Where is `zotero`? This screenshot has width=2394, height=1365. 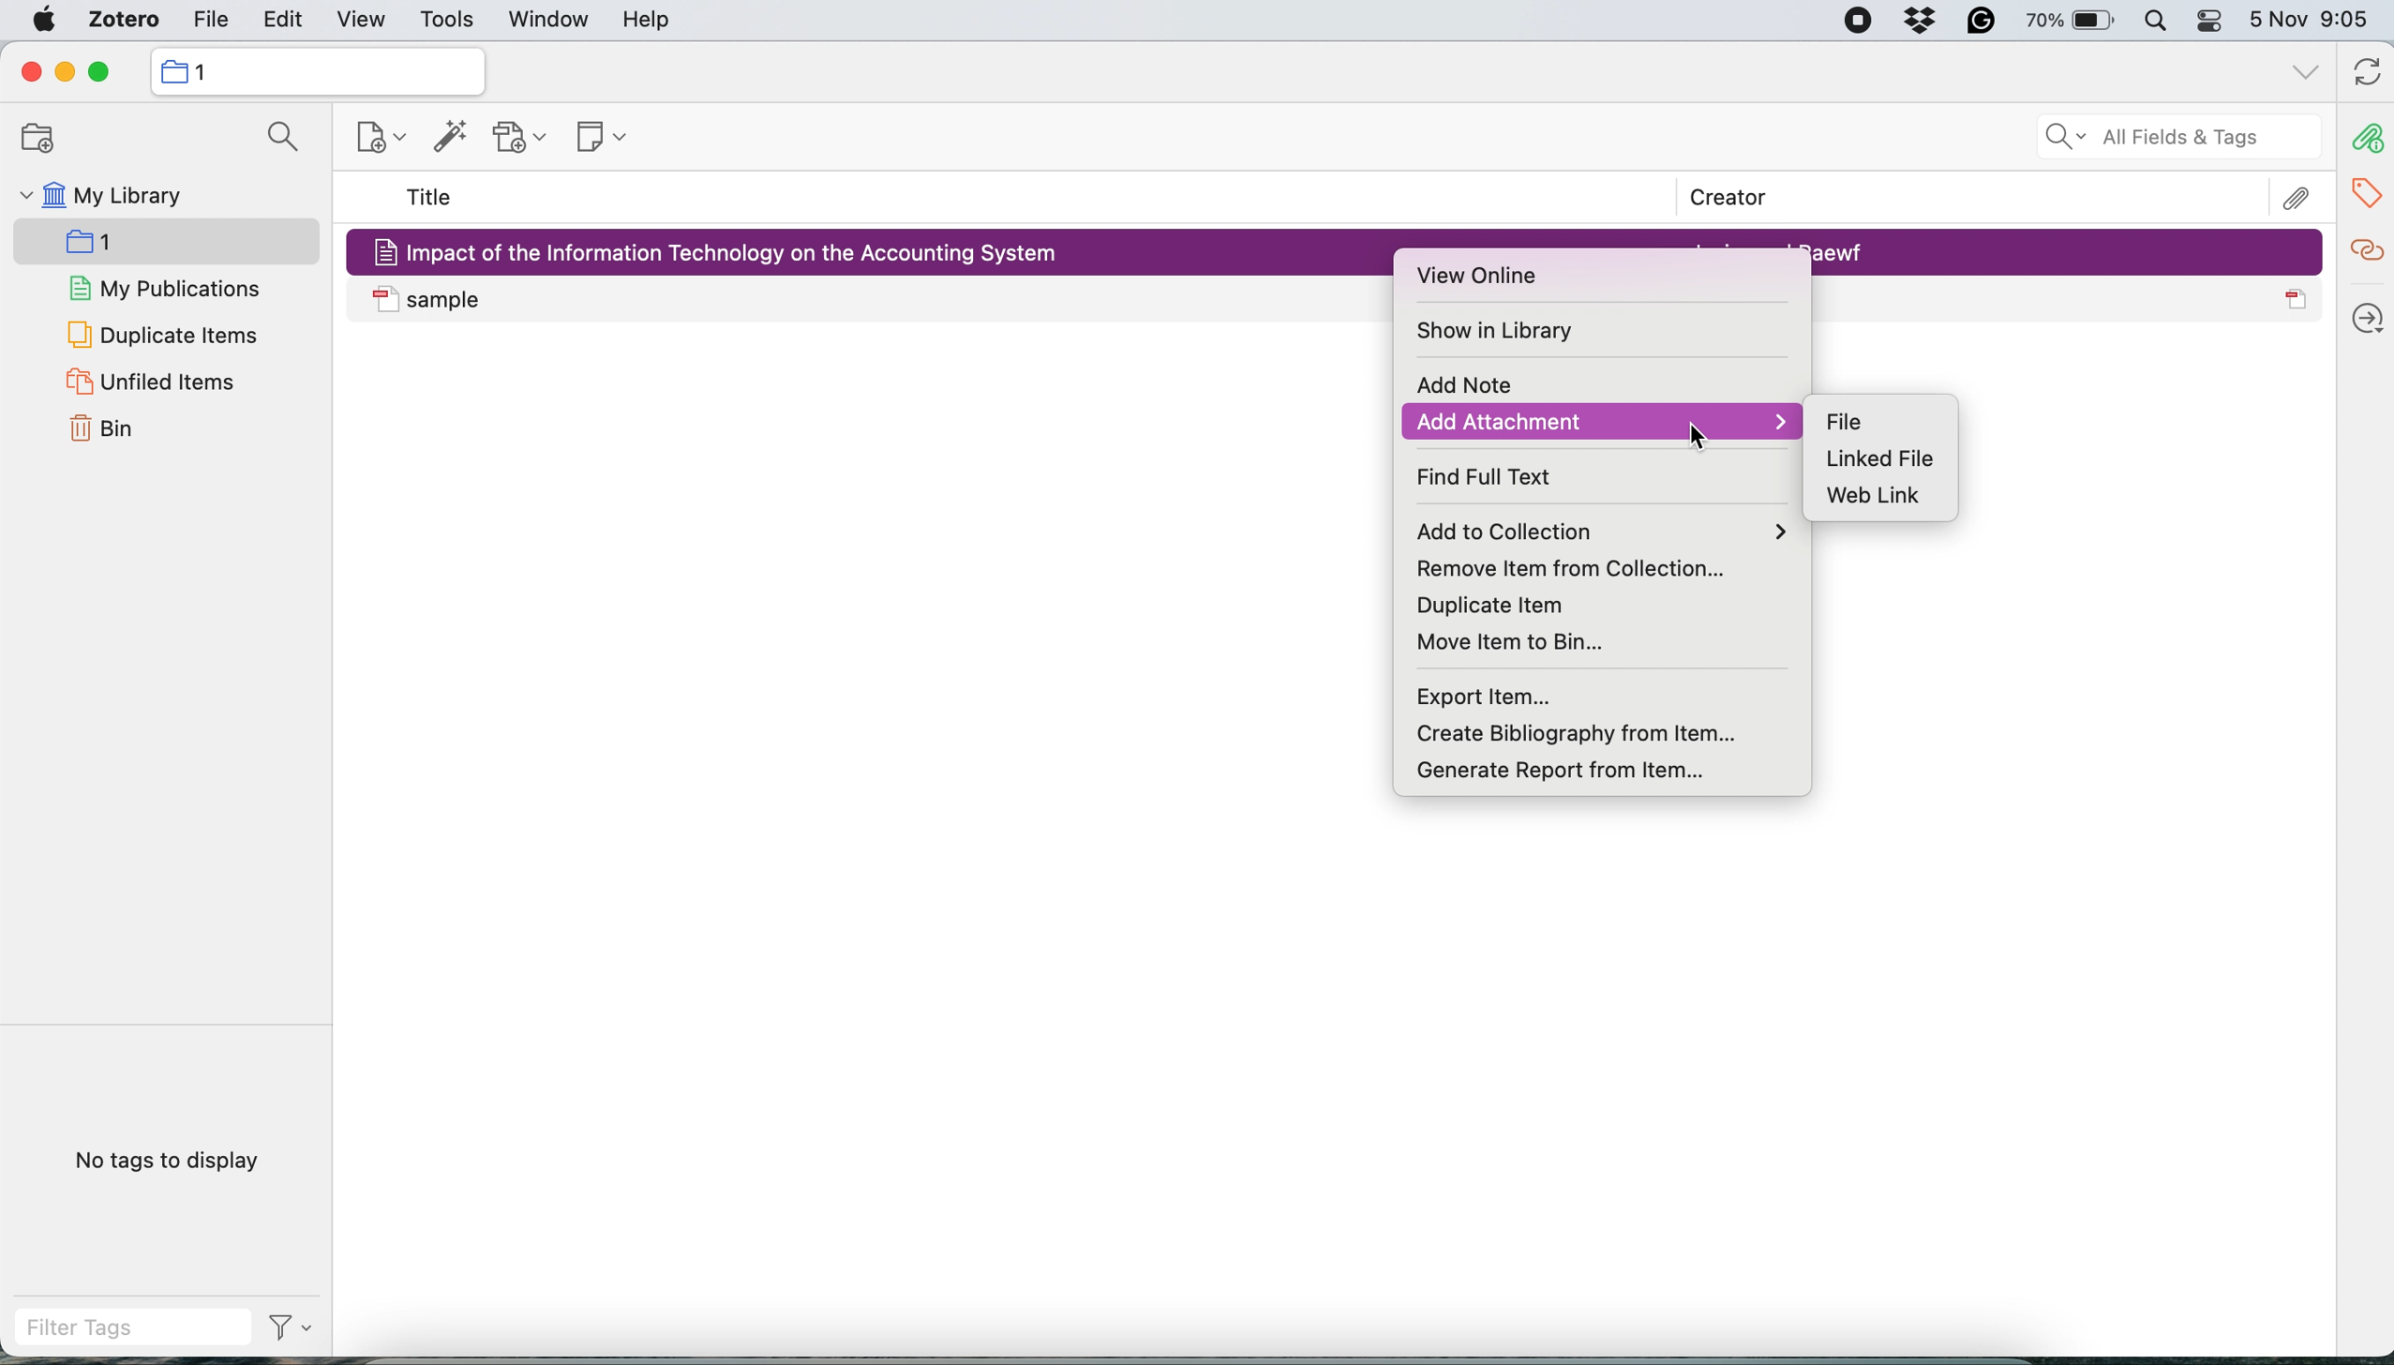
zotero is located at coordinates (117, 22).